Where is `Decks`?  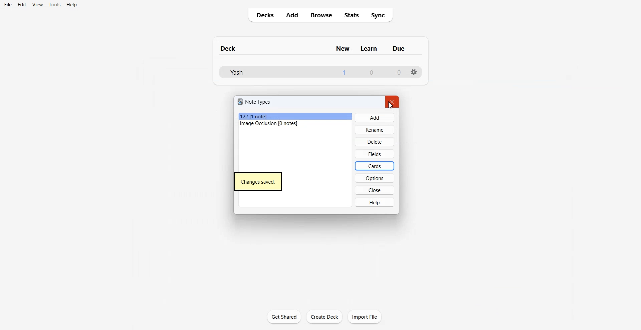
Decks is located at coordinates (263, 15).